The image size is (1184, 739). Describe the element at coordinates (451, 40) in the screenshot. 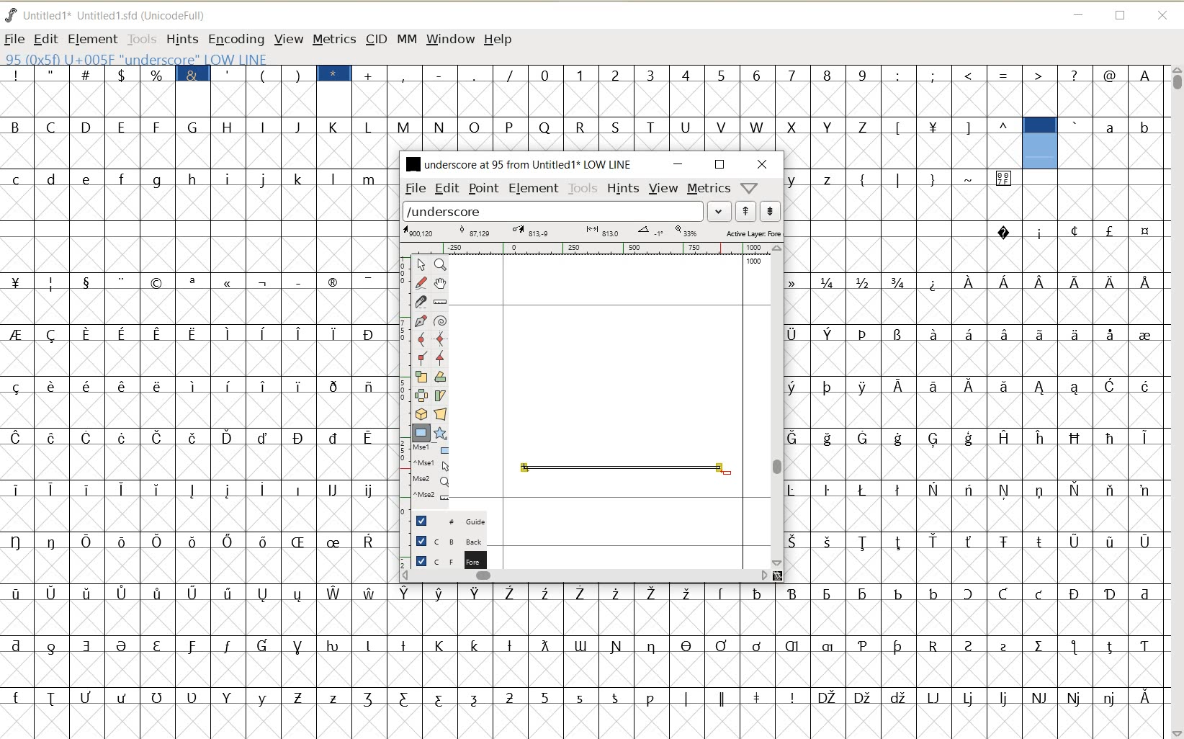

I see `WINDOW` at that location.